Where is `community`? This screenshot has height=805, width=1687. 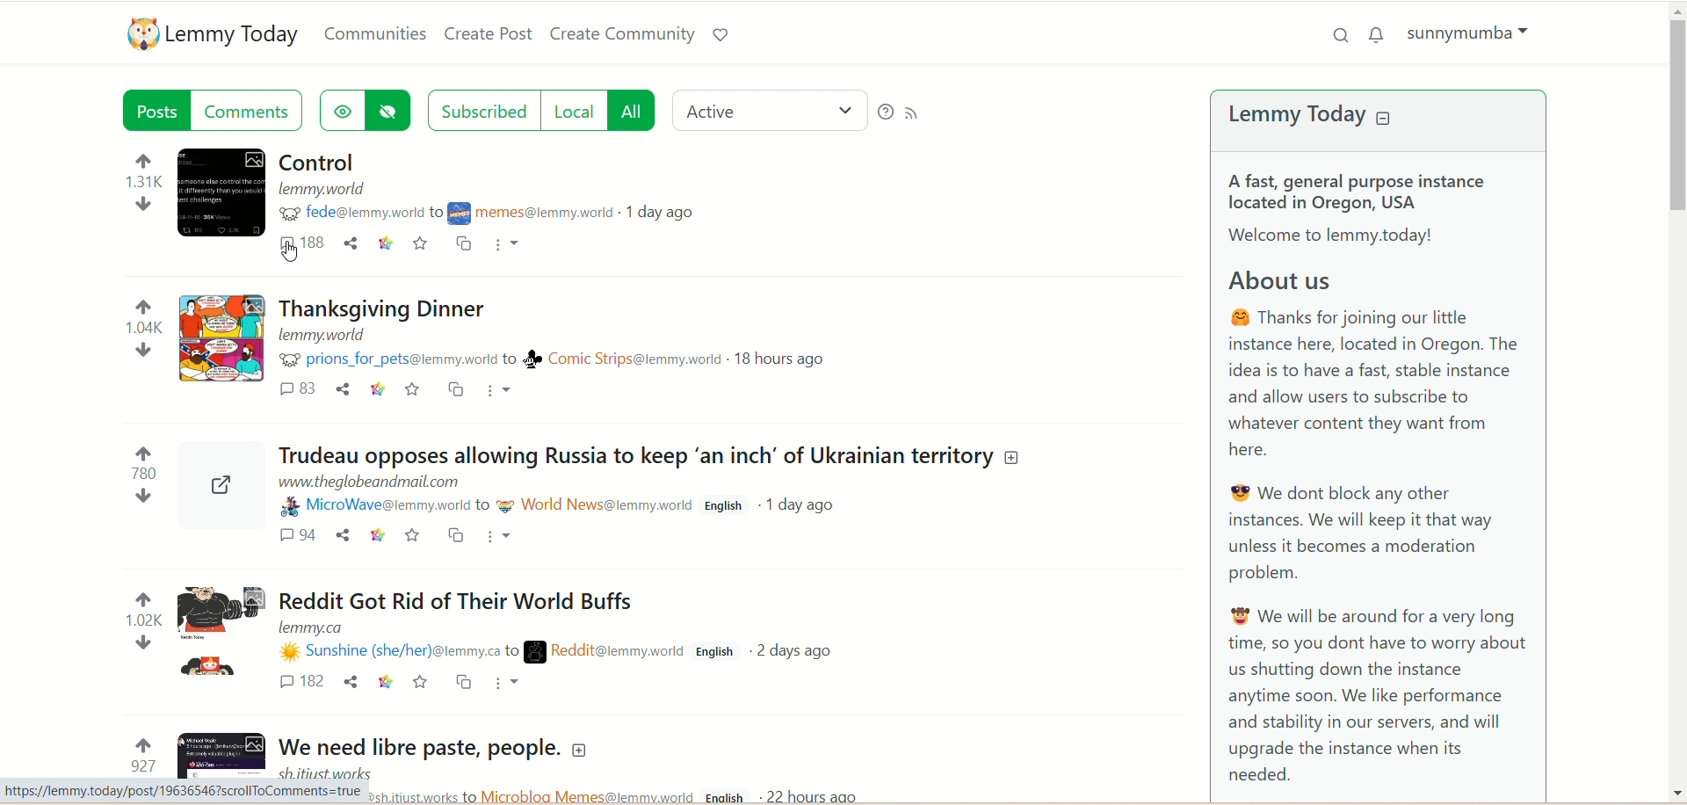 community is located at coordinates (600, 649).